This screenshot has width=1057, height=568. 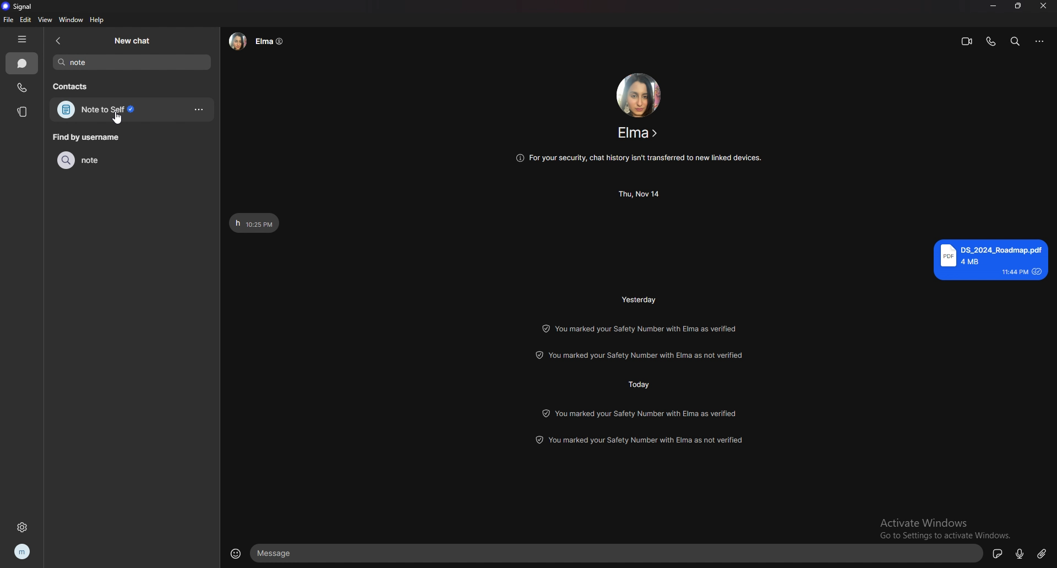 I want to click on resize, so click(x=1019, y=6).